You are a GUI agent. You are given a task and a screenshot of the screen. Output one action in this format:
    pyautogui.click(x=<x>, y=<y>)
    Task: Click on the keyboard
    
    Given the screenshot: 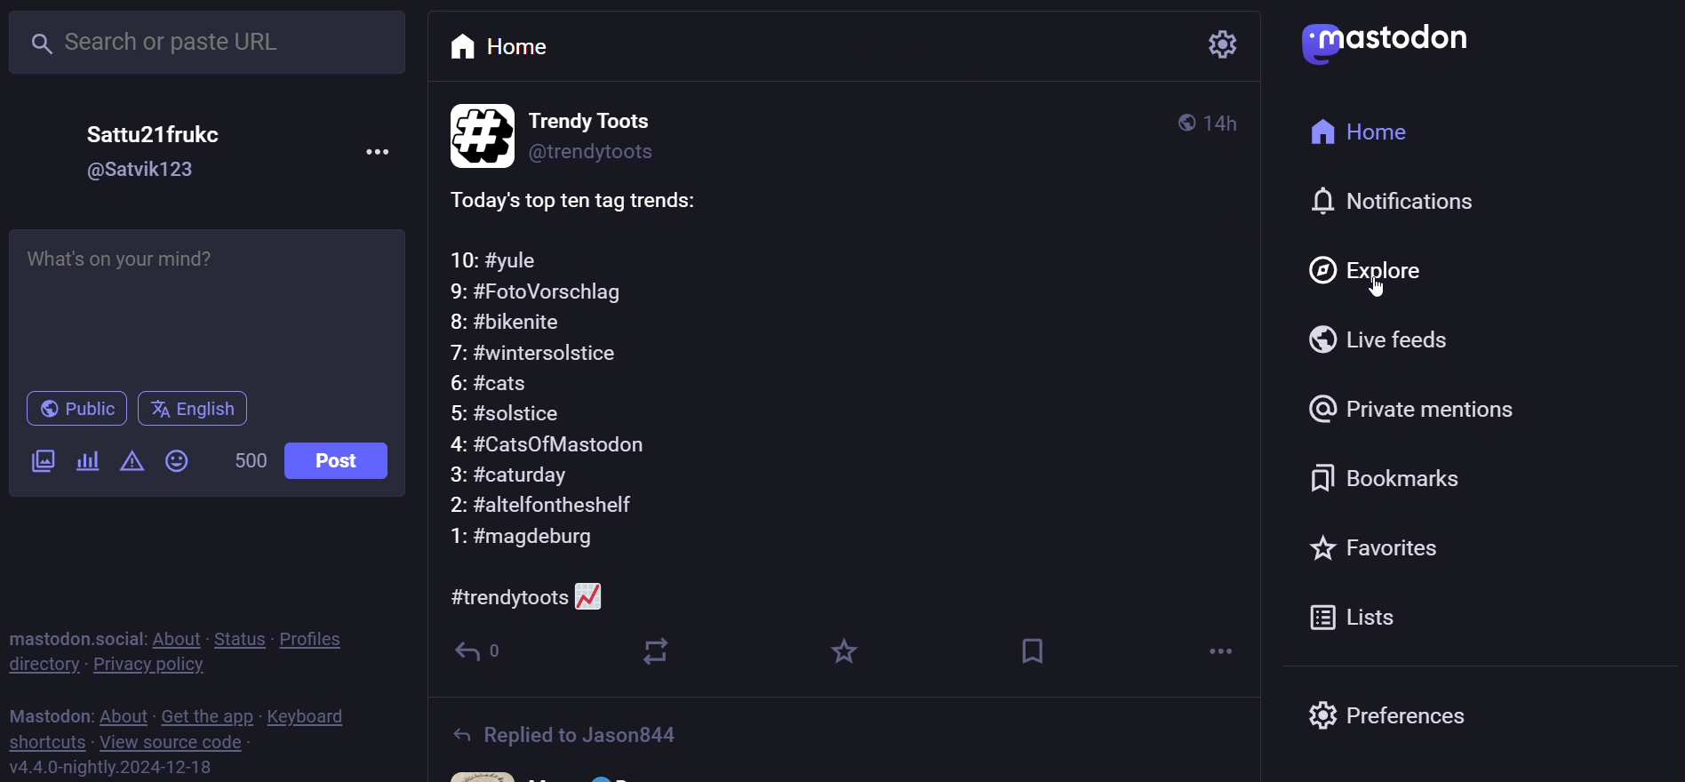 What is the action you would take?
    pyautogui.click(x=309, y=715)
    